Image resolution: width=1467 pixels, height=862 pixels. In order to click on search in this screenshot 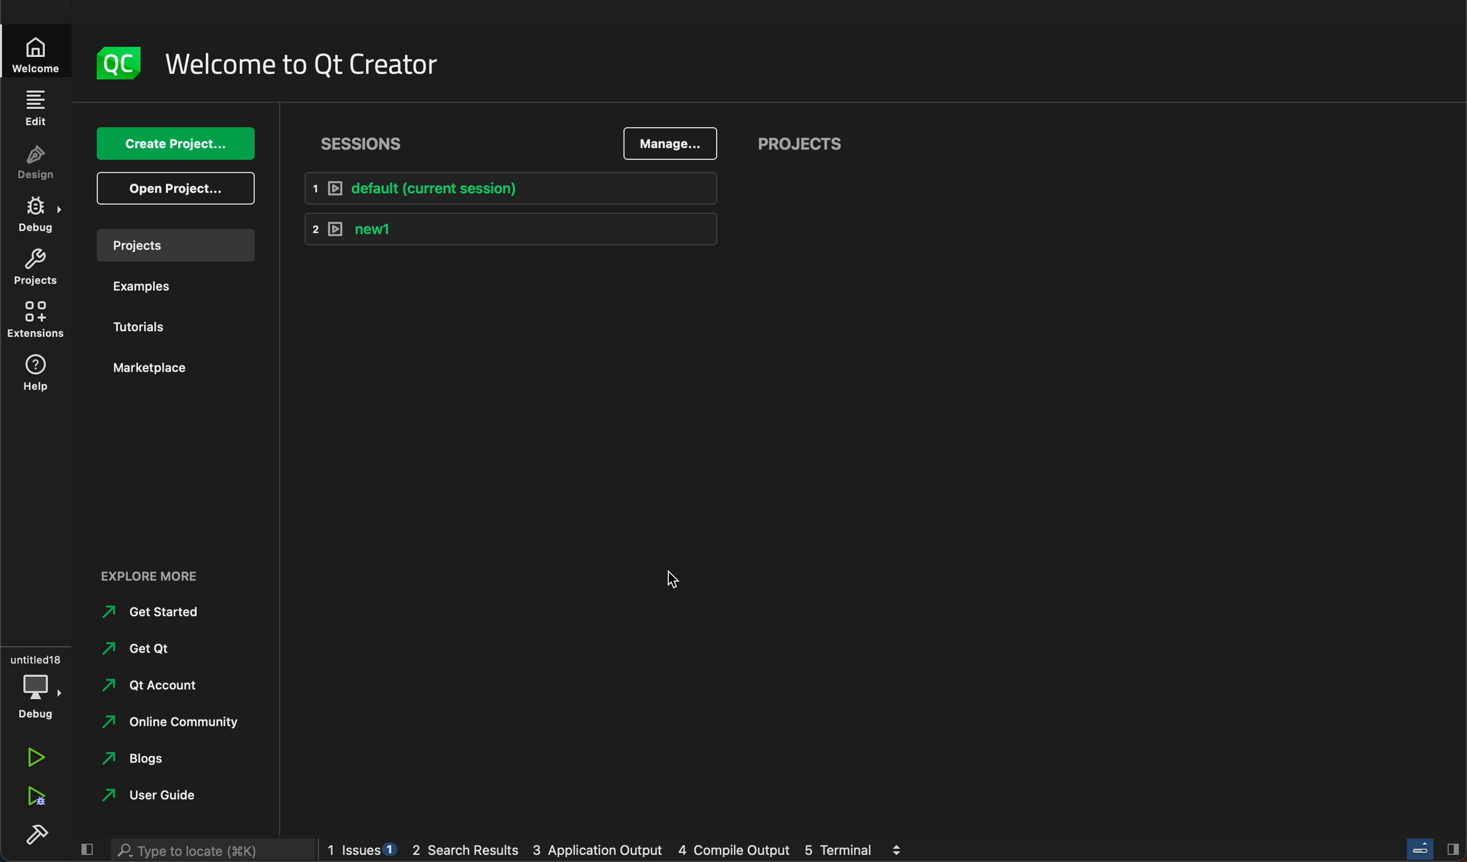, I will do `click(208, 850)`.